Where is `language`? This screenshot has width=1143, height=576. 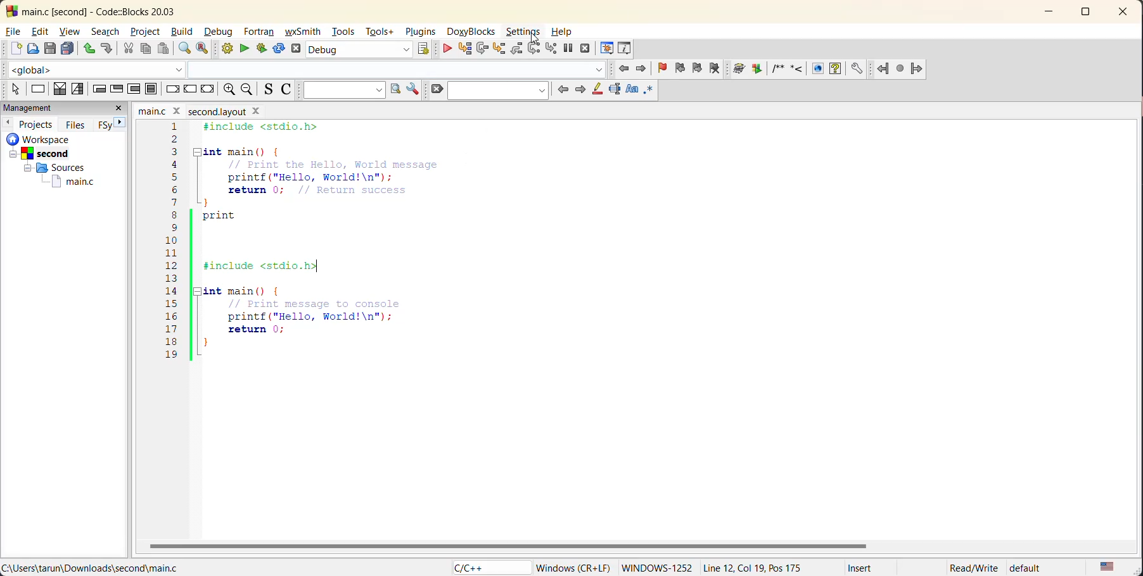 language is located at coordinates (485, 567).